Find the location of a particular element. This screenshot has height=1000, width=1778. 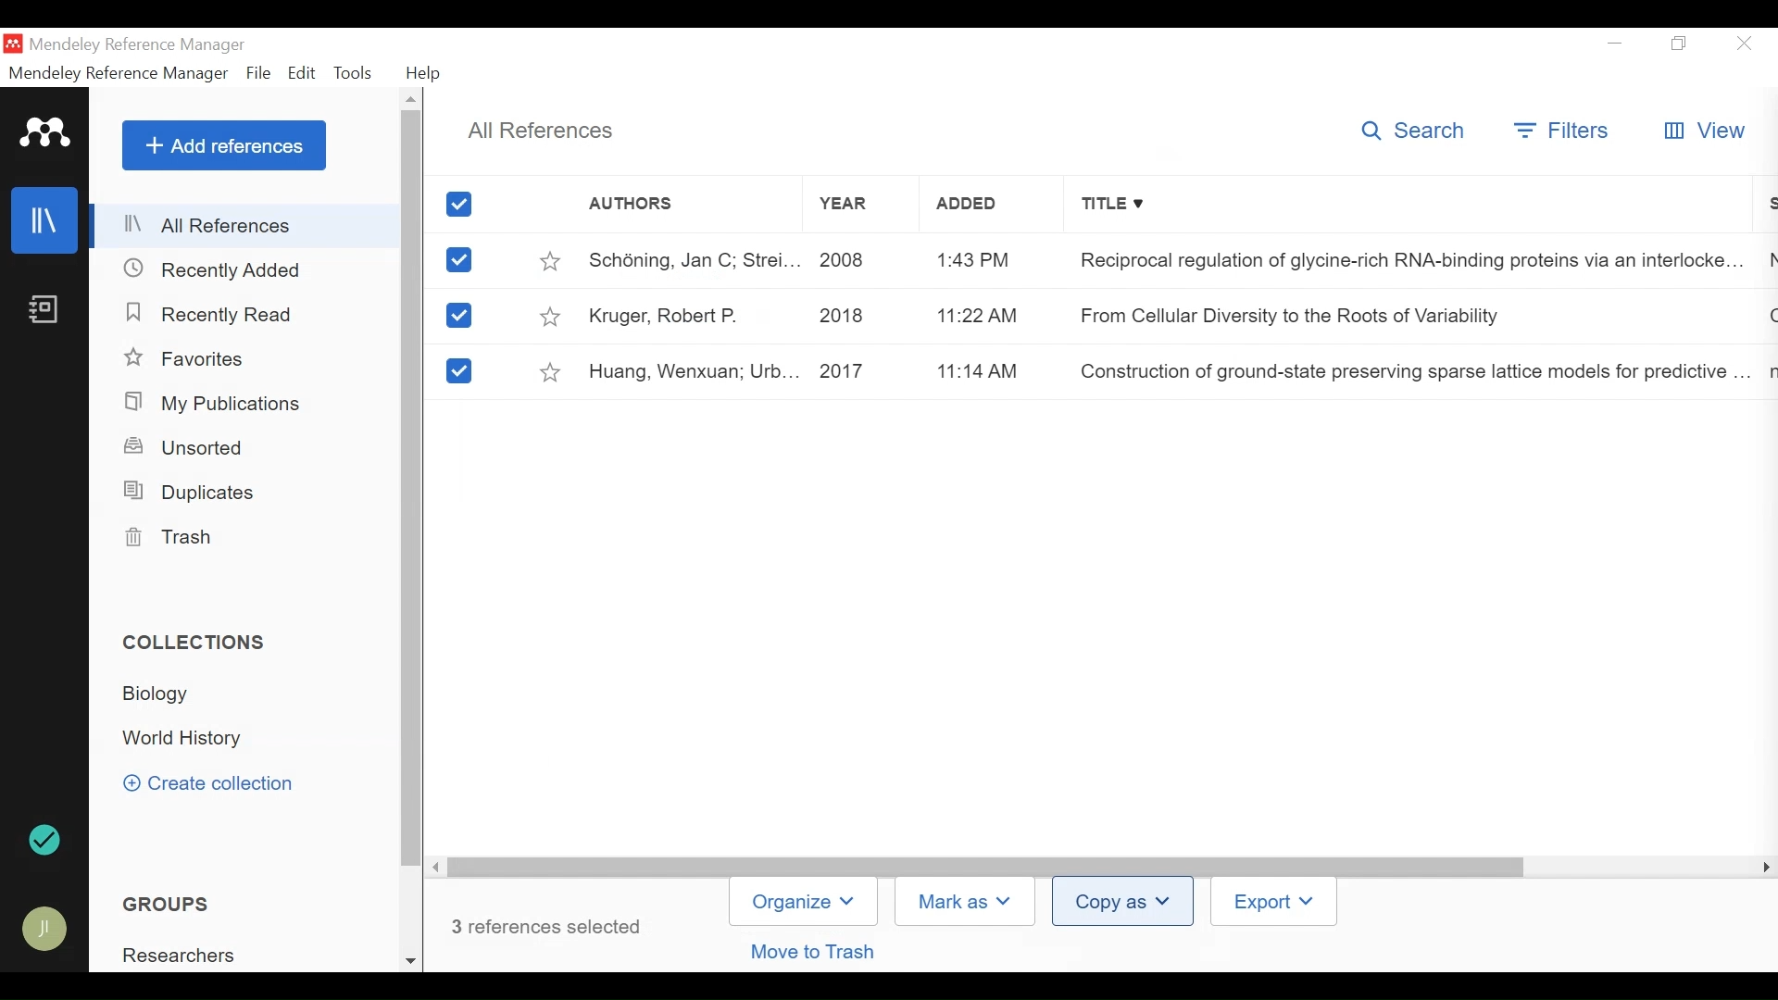

11:14 AM is located at coordinates (982, 370).